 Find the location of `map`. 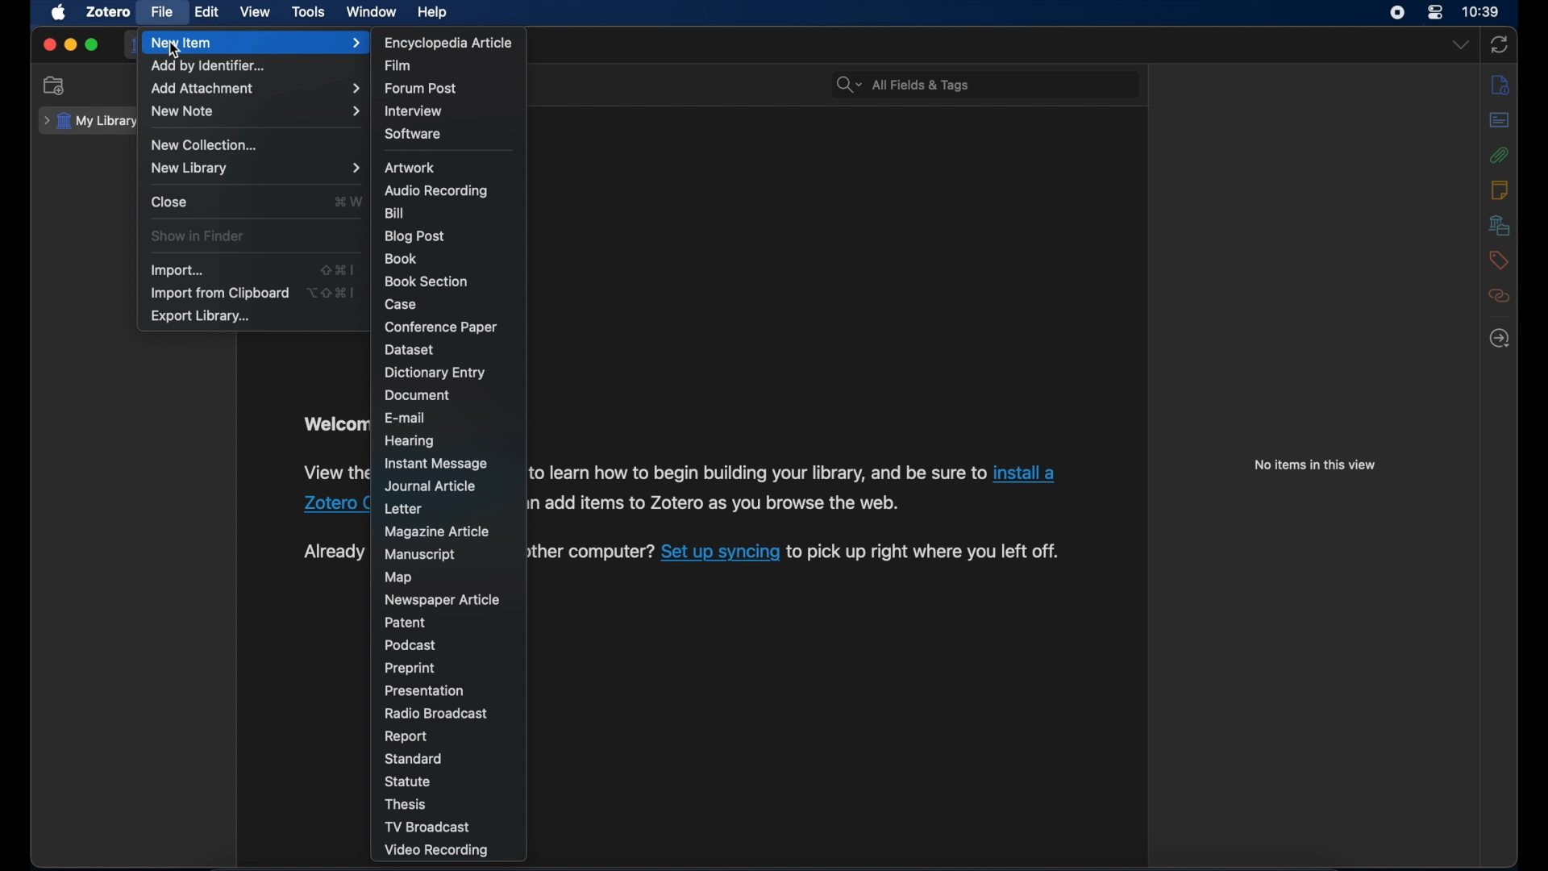

map is located at coordinates (401, 577).